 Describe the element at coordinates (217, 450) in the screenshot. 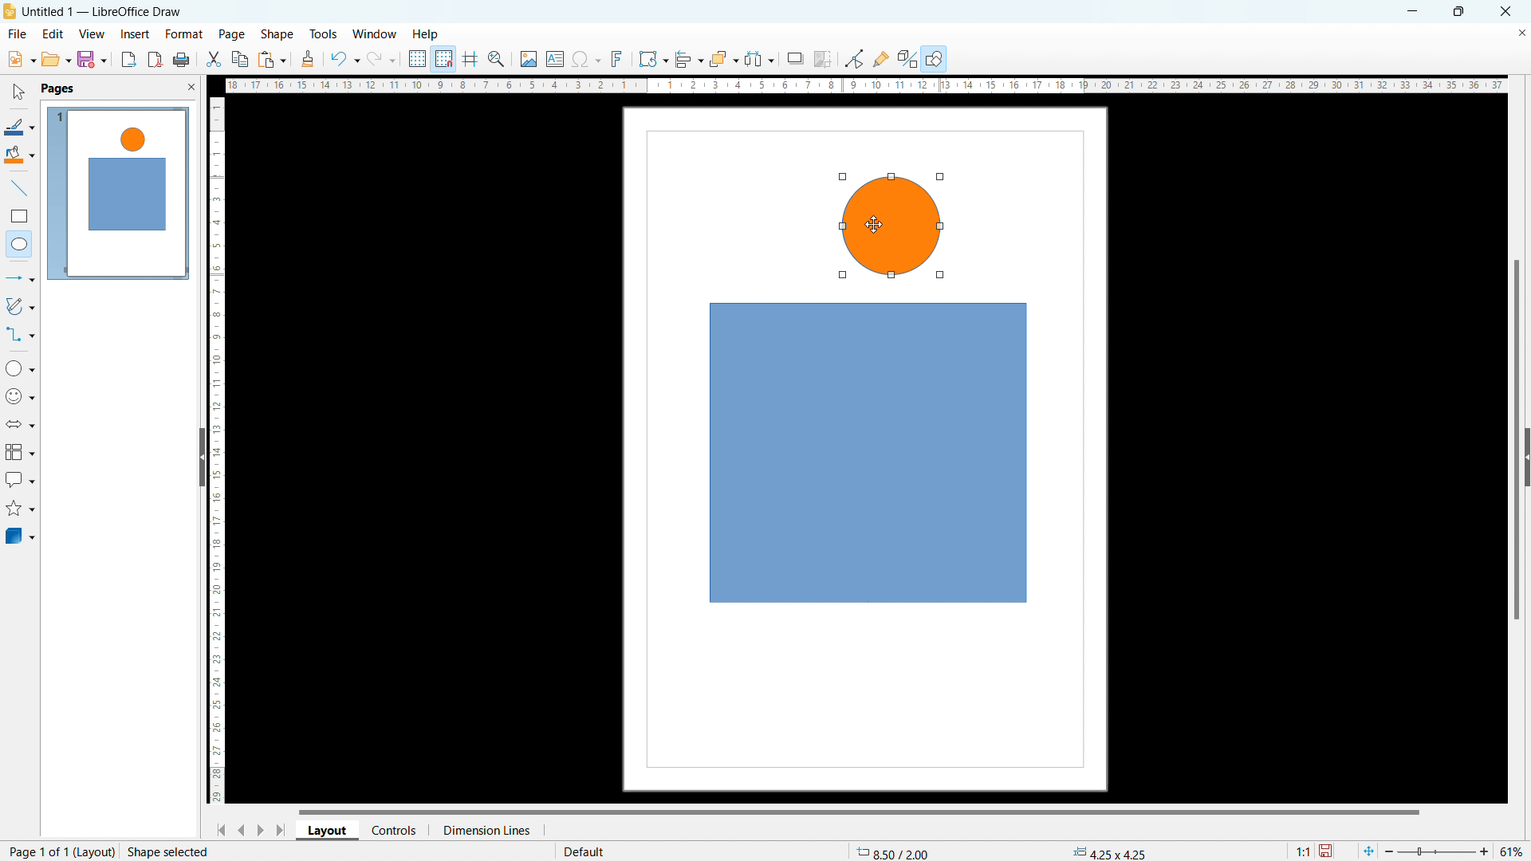

I see `vertical ruler` at that location.